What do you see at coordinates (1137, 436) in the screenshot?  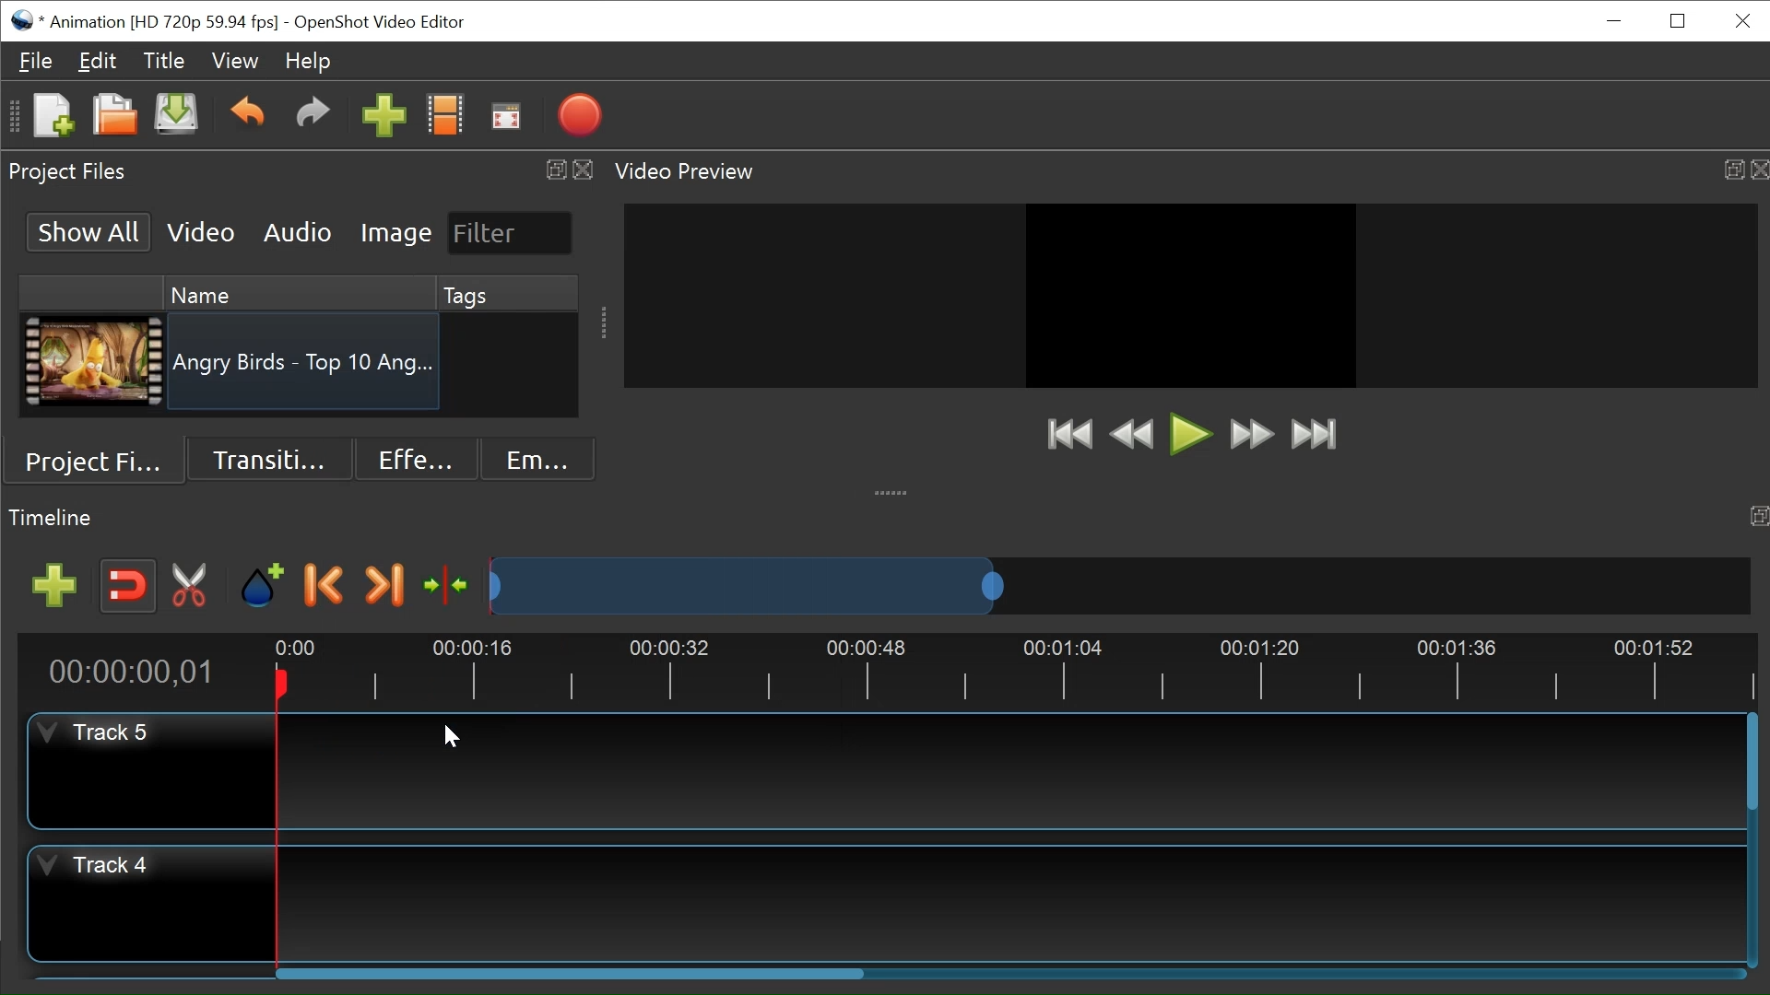 I see `Rewind` at bounding box center [1137, 436].